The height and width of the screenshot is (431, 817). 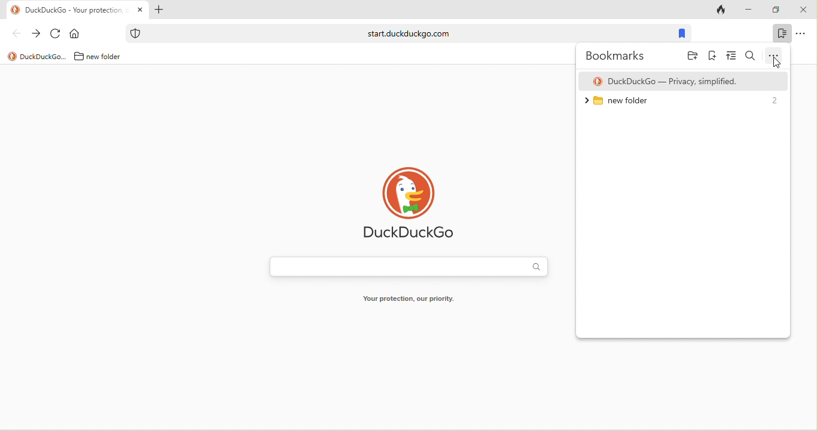 What do you see at coordinates (693, 57) in the screenshot?
I see `folder` at bounding box center [693, 57].